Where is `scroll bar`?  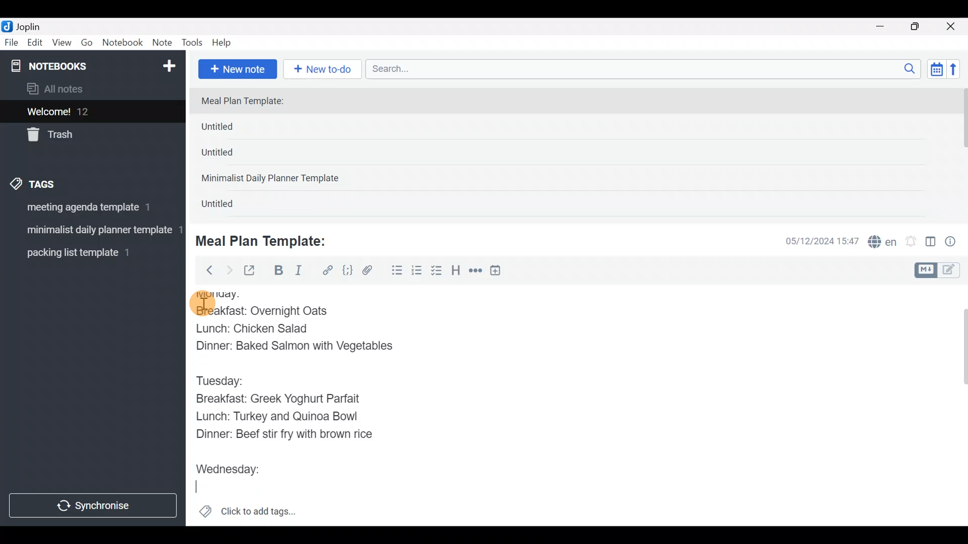 scroll bar is located at coordinates (961, 152).